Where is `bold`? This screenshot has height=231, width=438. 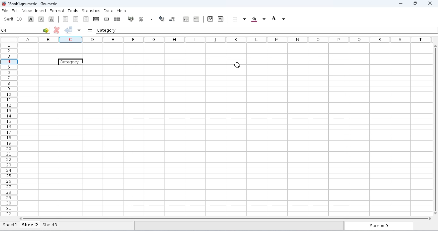 bold is located at coordinates (41, 19).